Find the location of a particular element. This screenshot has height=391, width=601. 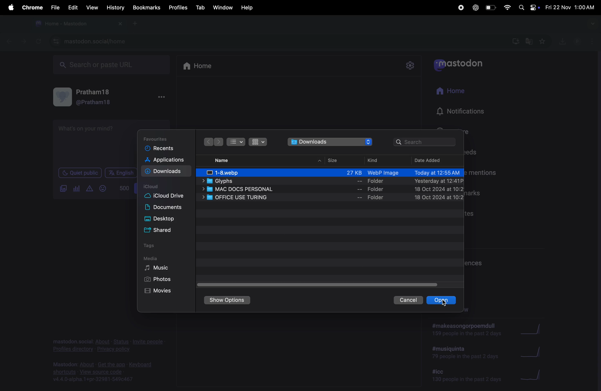

Horizontal scroll bar is located at coordinates (318, 285).